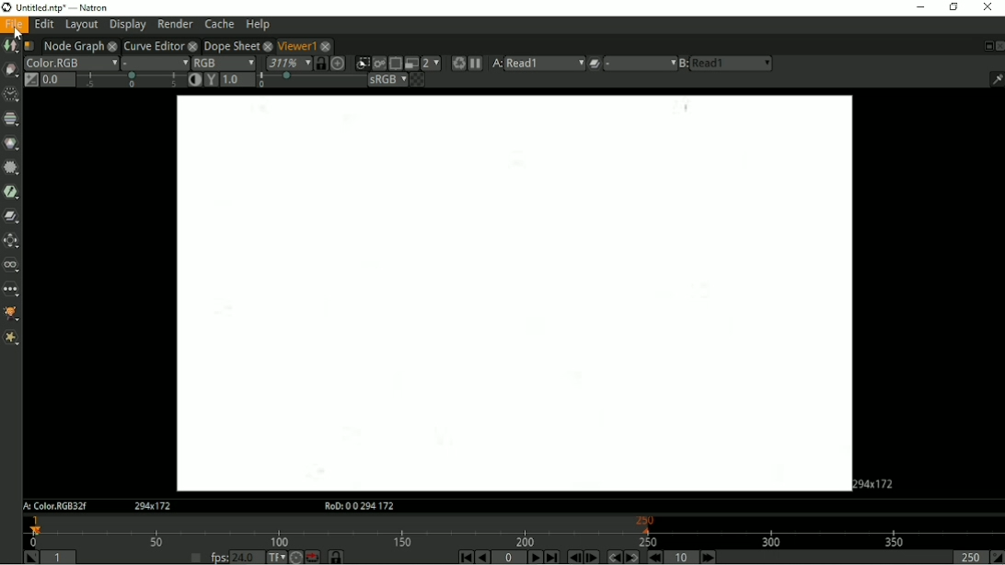 This screenshot has height=565, width=1005. Describe the element at coordinates (155, 63) in the screenshot. I see `Alpha channel` at that location.